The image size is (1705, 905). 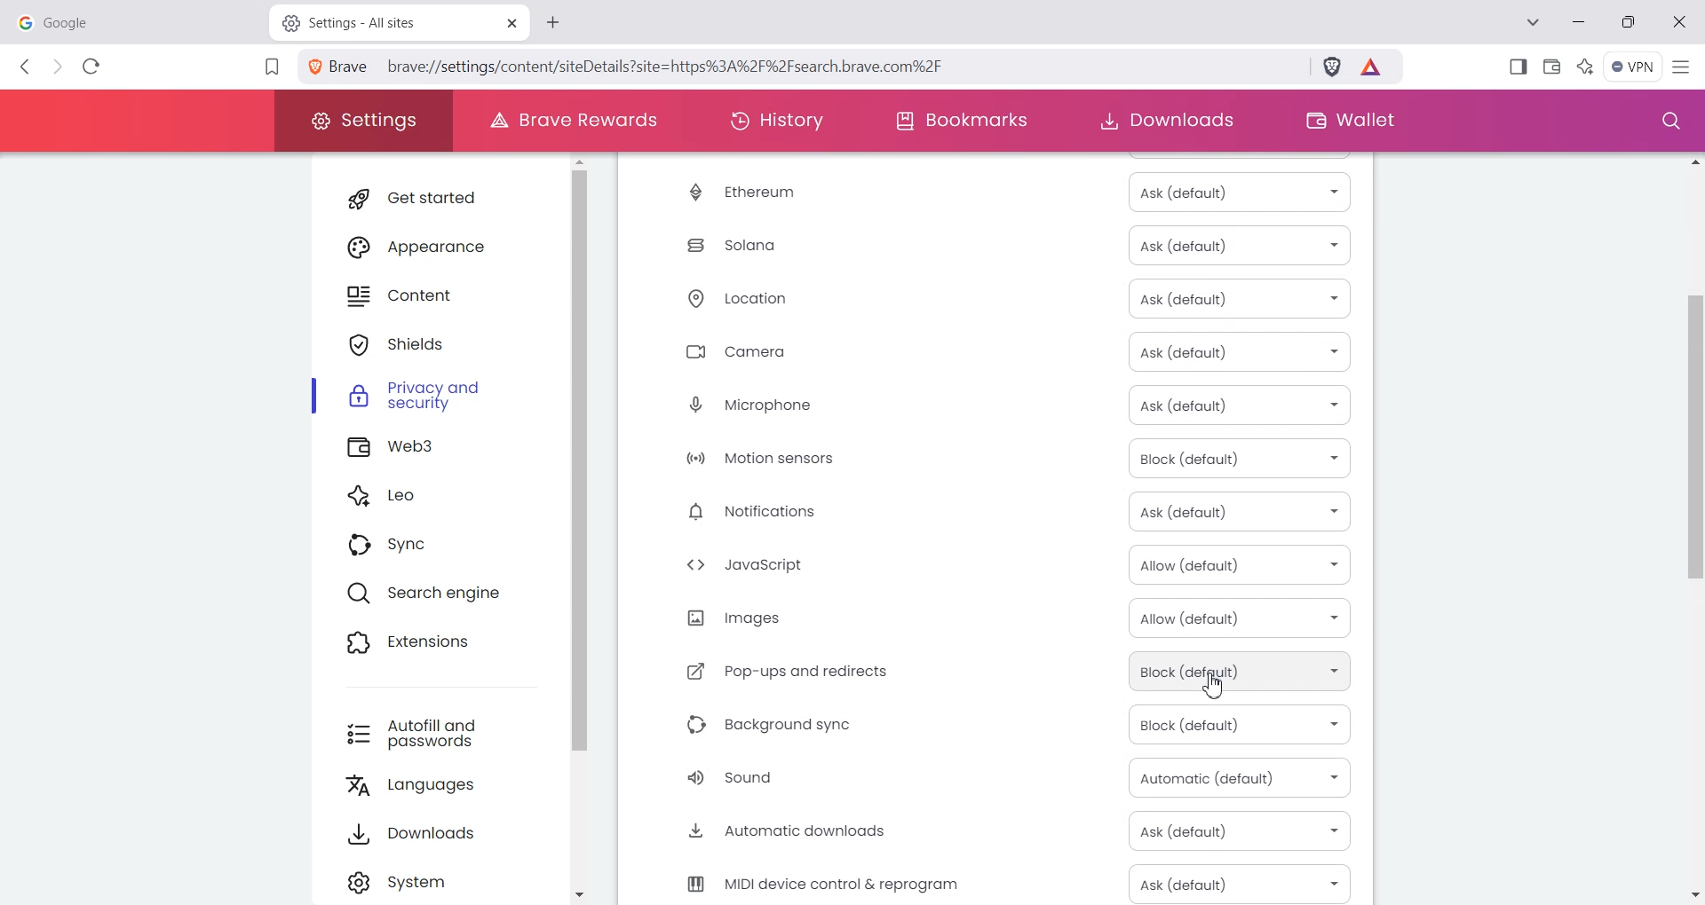 I want to click on Hamburger Settings, so click(x=1685, y=66).